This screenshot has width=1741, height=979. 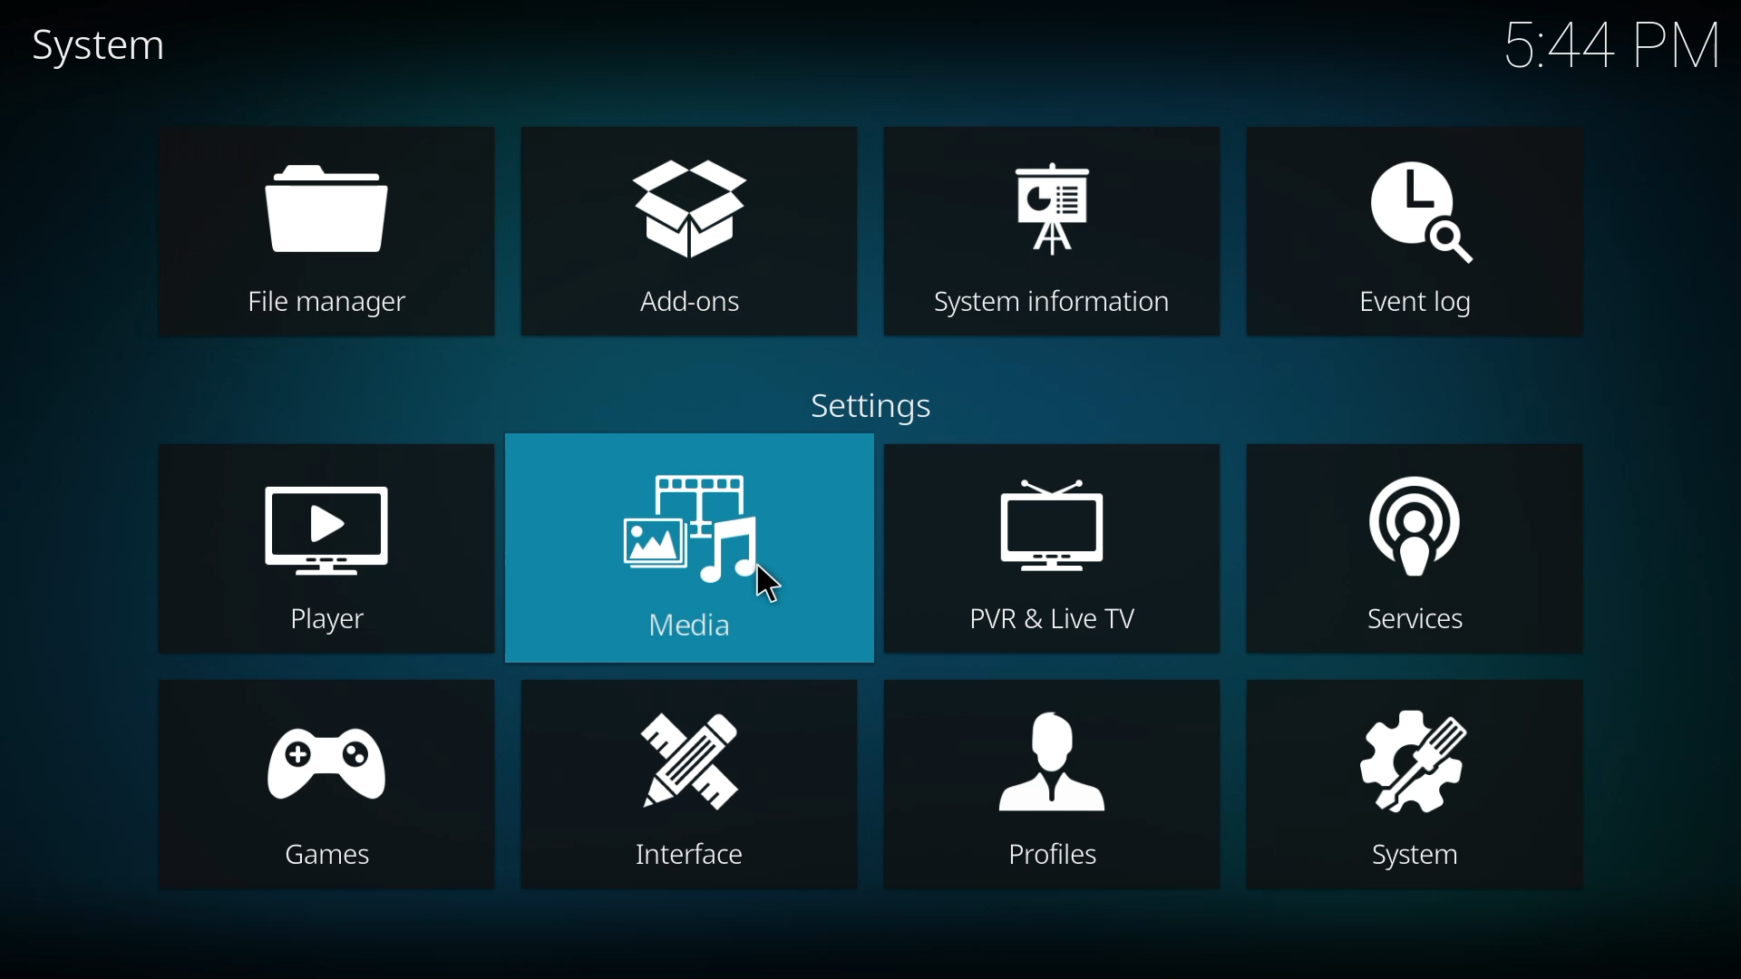 I want to click on Services, so click(x=1419, y=625).